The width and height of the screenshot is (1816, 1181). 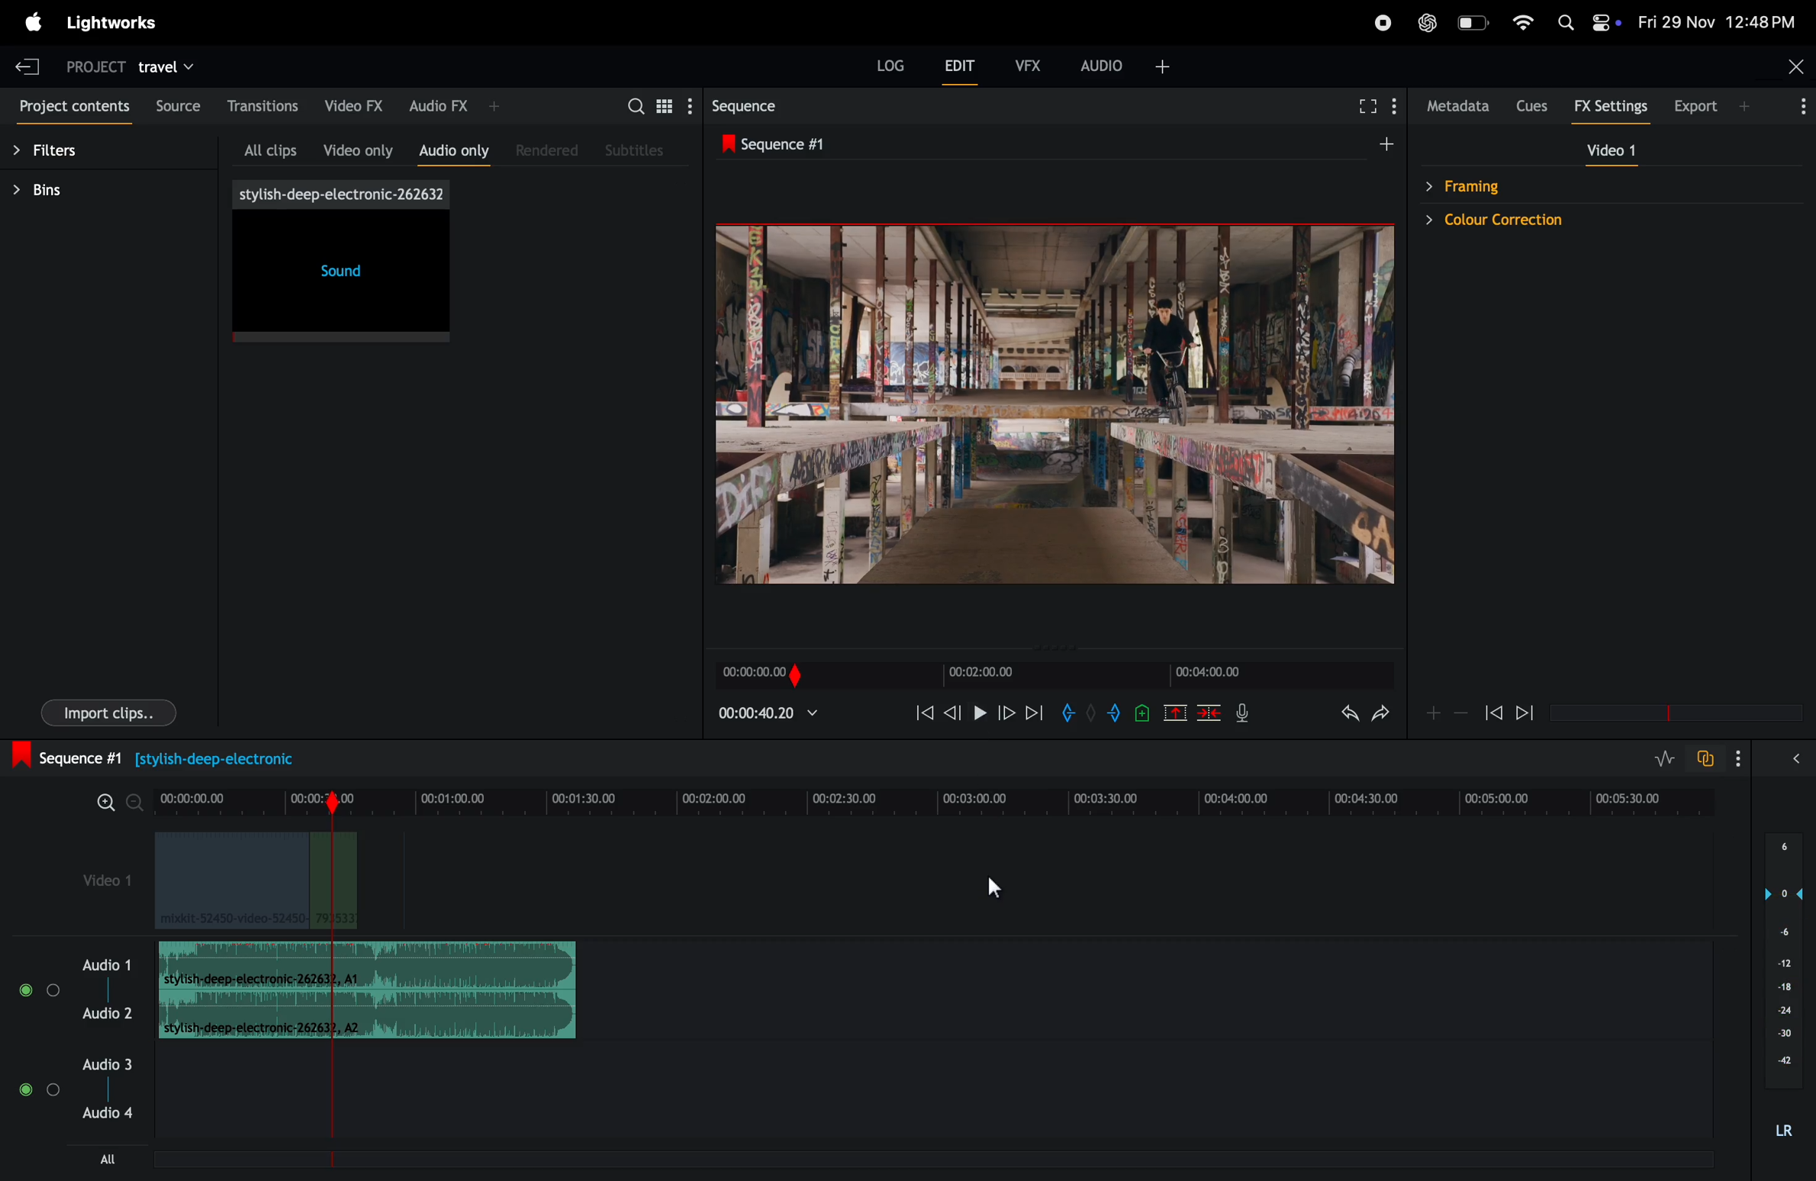 I want to click on export, so click(x=1713, y=105).